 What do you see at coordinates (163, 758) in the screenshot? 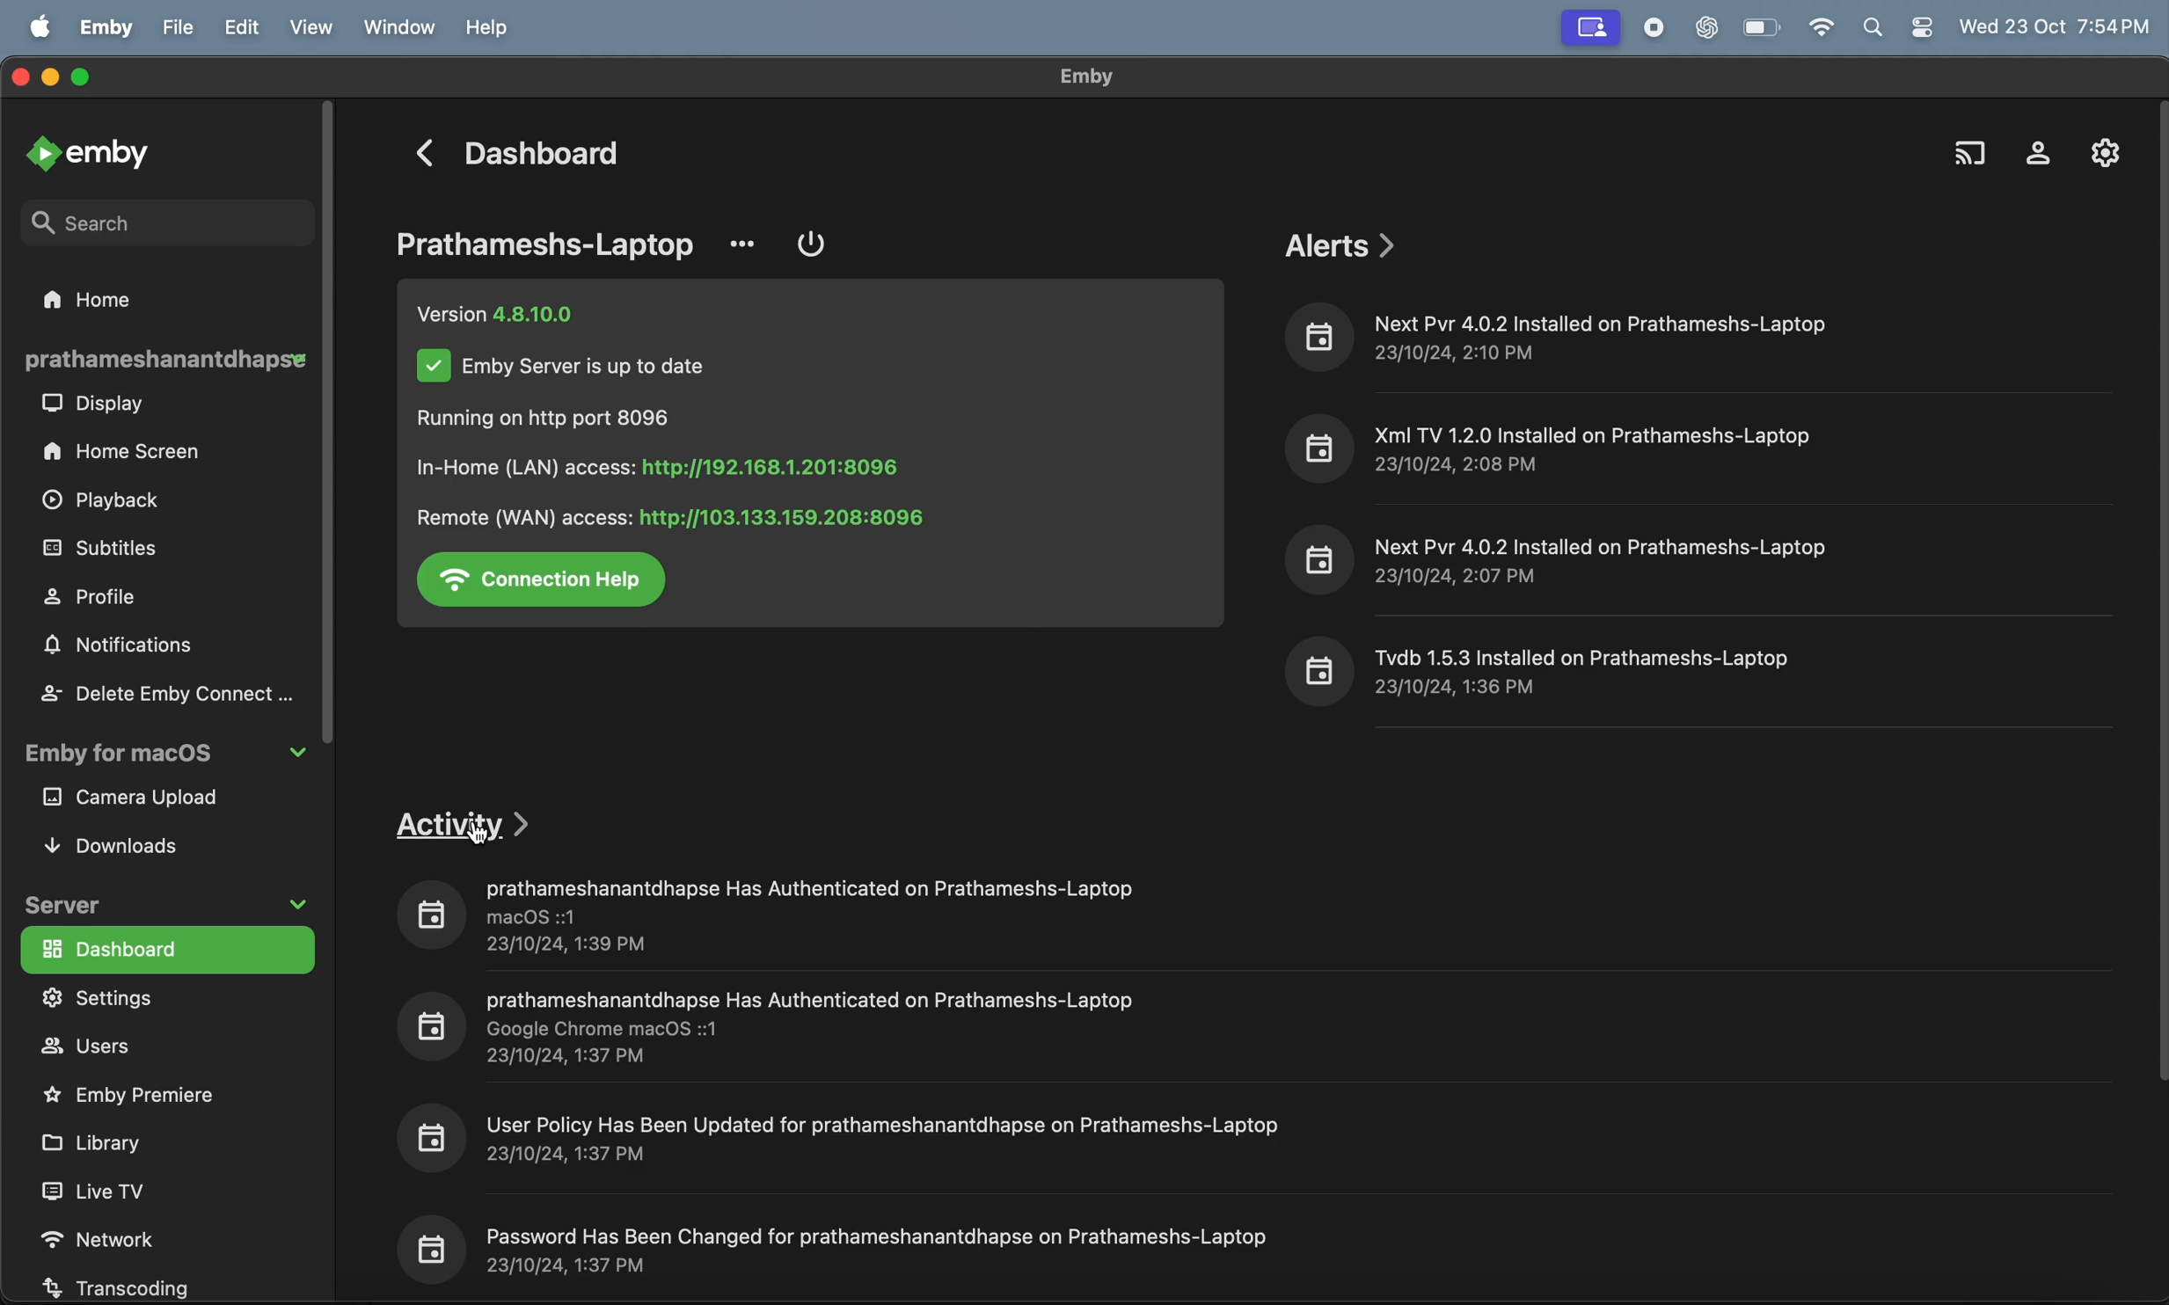
I see `emby for mac os` at bounding box center [163, 758].